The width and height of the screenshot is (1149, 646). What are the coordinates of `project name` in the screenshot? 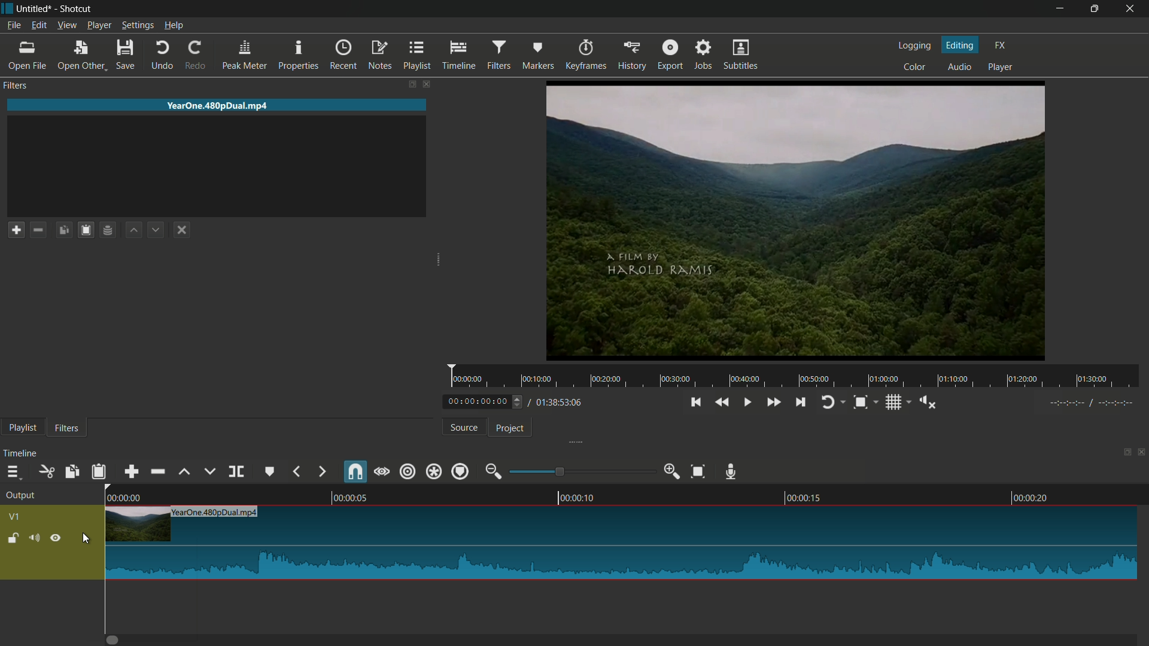 It's located at (34, 8).